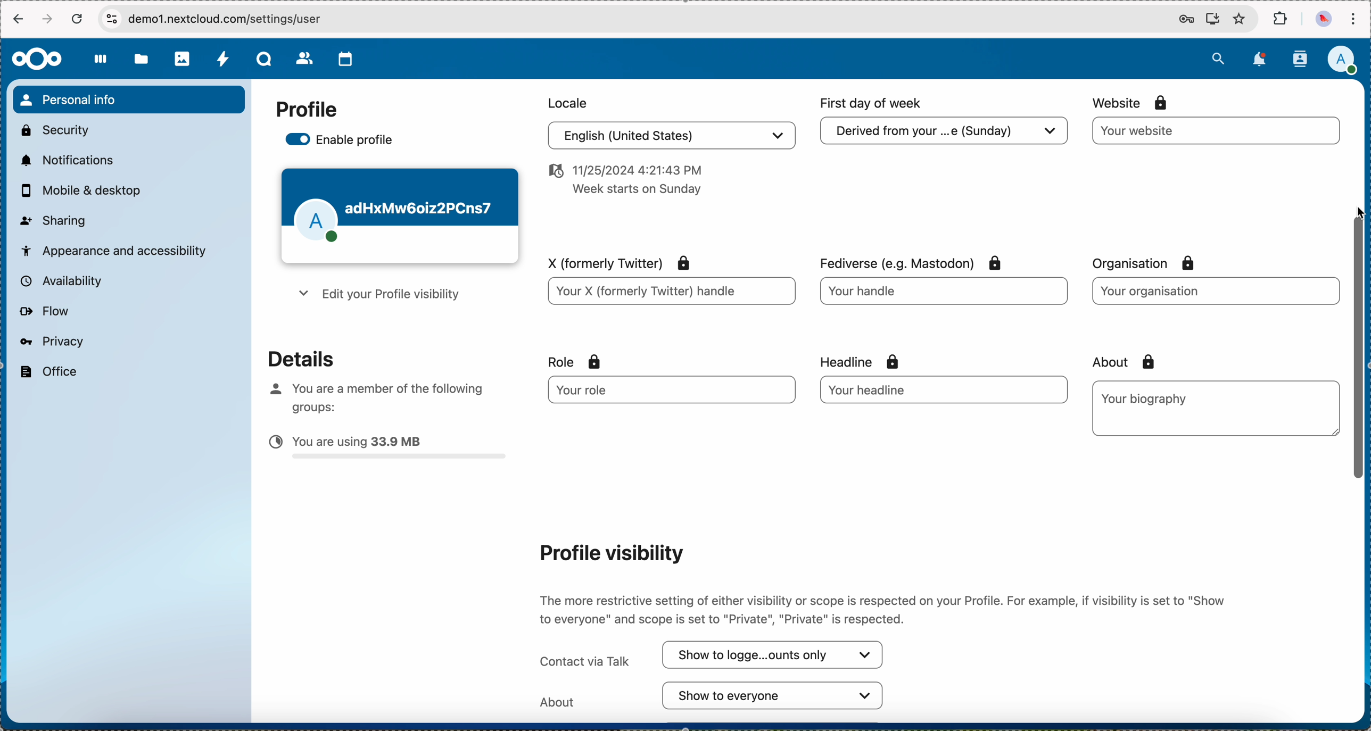 This screenshot has width=1371, height=731. Describe the element at coordinates (49, 19) in the screenshot. I see `navigate foward` at that location.